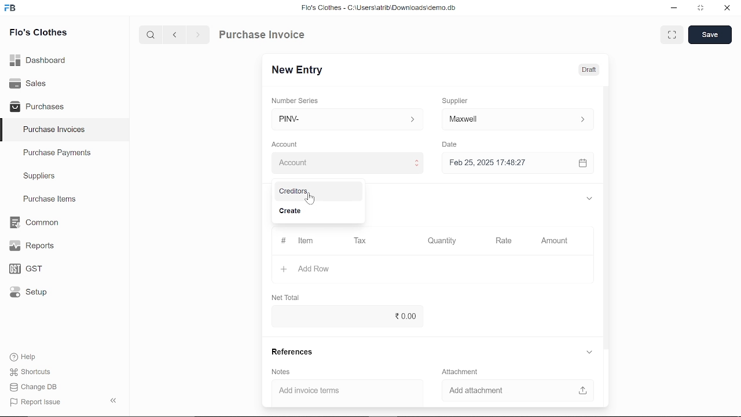 This screenshot has height=417, width=741. I want to click on Sales, so click(28, 82).